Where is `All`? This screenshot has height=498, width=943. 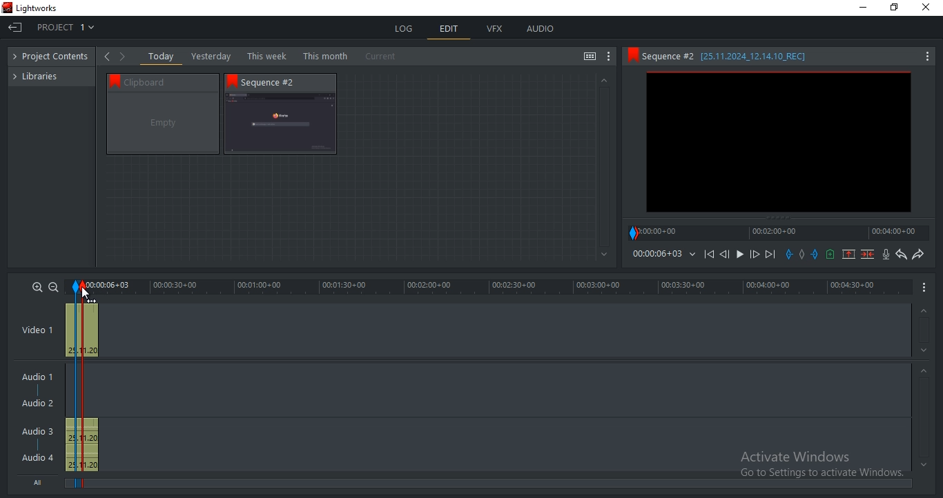 All is located at coordinates (41, 481).